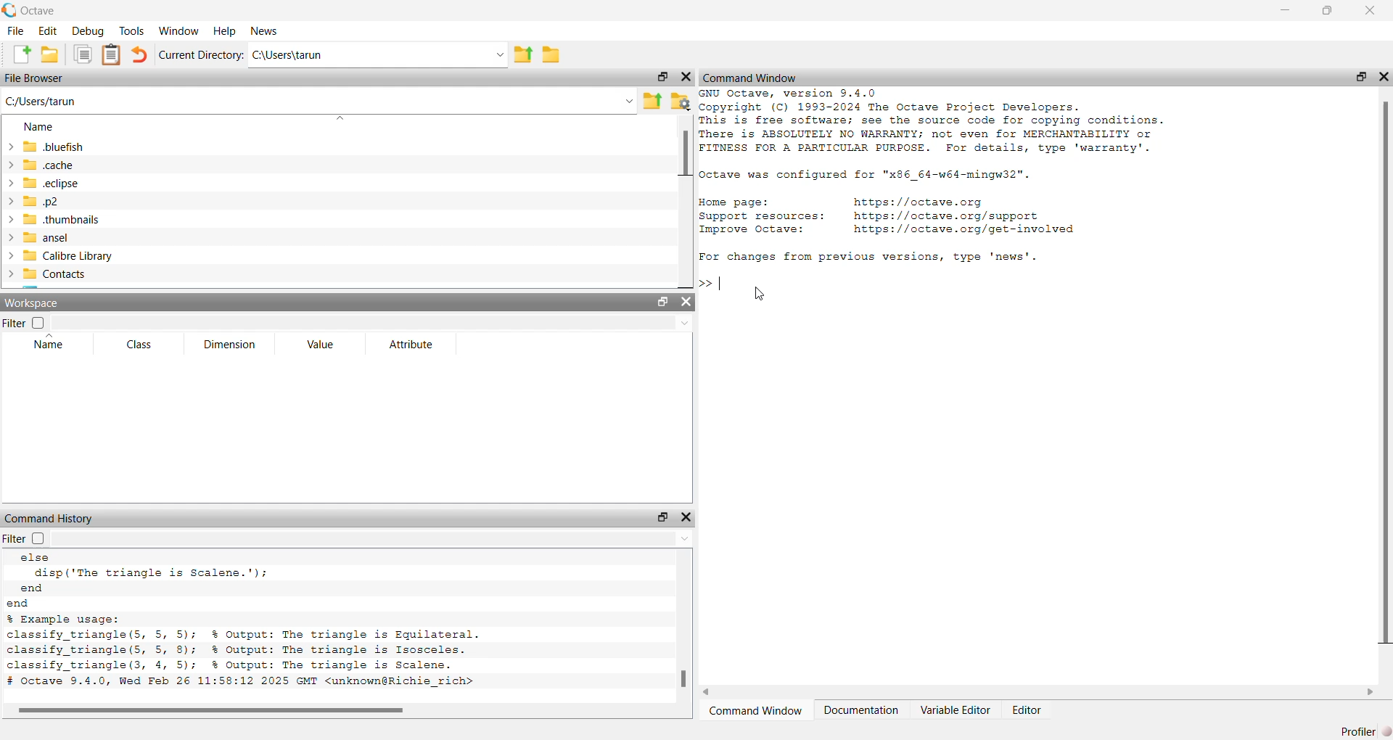 This screenshot has width=1393, height=740. I want to click on debug, so click(89, 30).